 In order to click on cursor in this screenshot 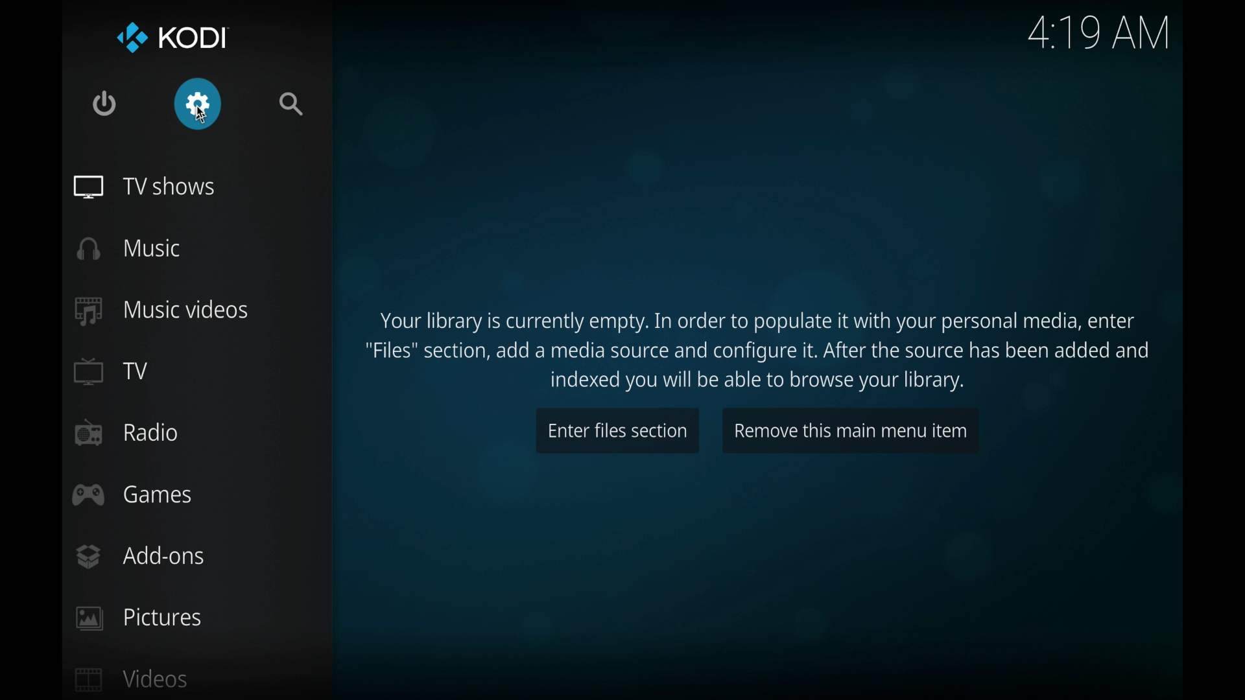, I will do `click(202, 113)`.